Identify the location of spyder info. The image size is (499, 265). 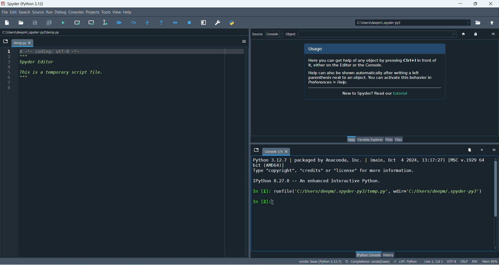
(376, 78).